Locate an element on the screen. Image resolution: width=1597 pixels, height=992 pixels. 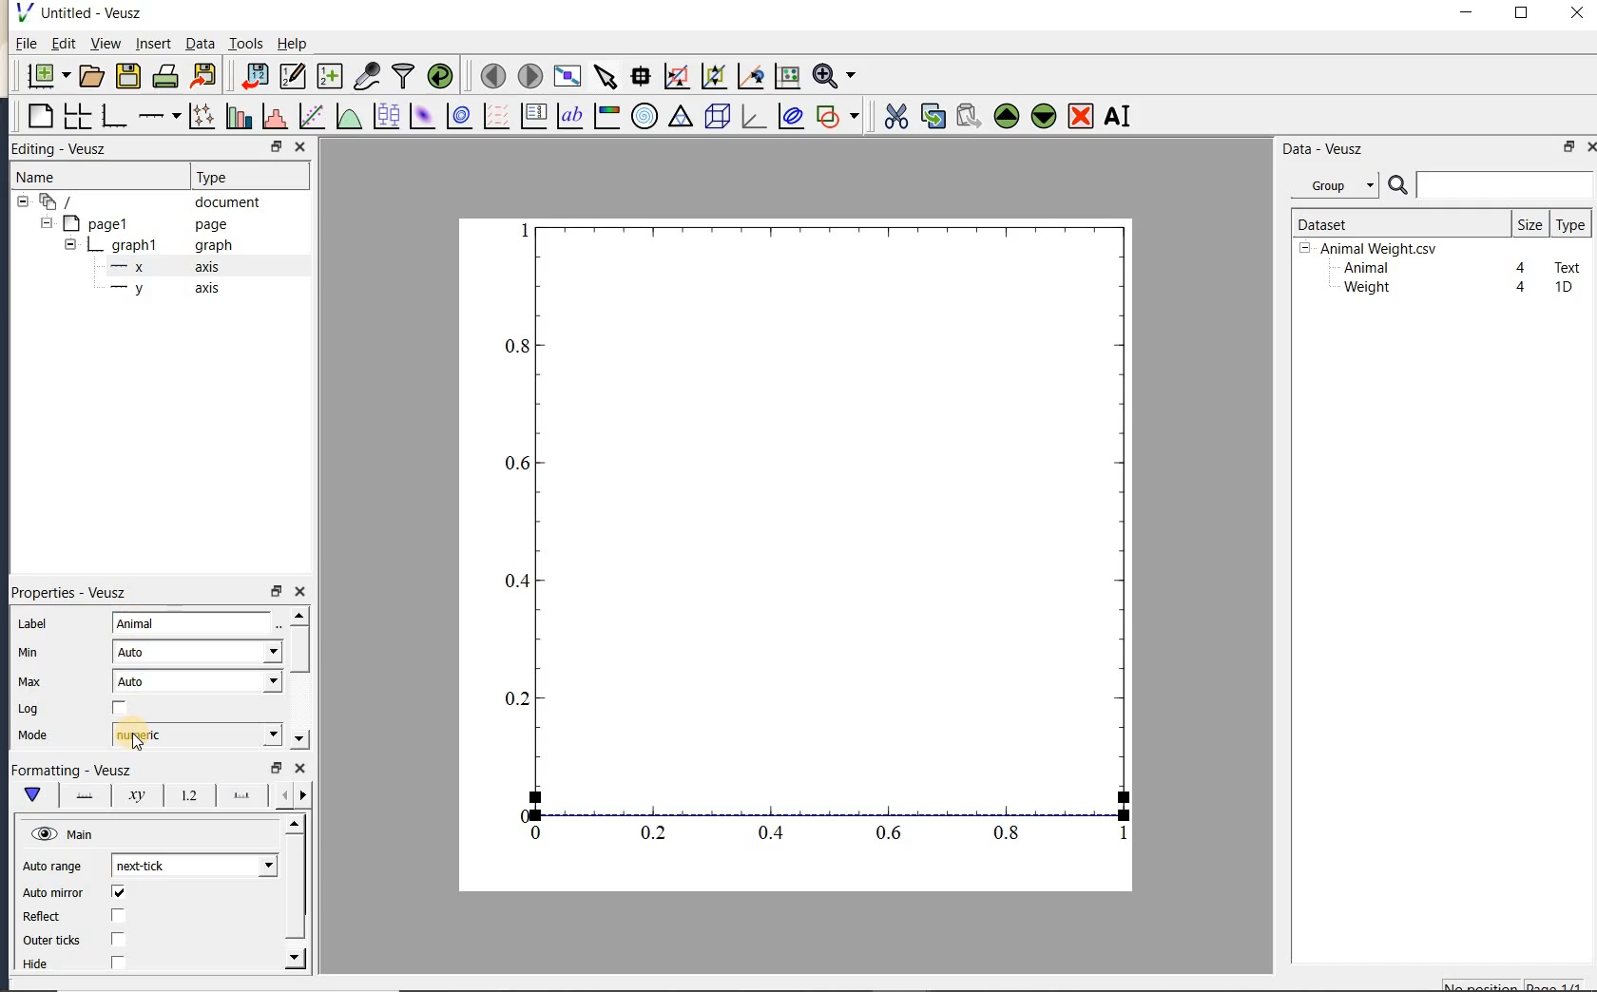
size is located at coordinates (1530, 223).